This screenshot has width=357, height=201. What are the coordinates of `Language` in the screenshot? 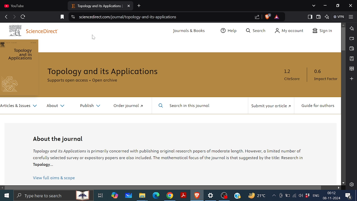 It's located at (316, 195).